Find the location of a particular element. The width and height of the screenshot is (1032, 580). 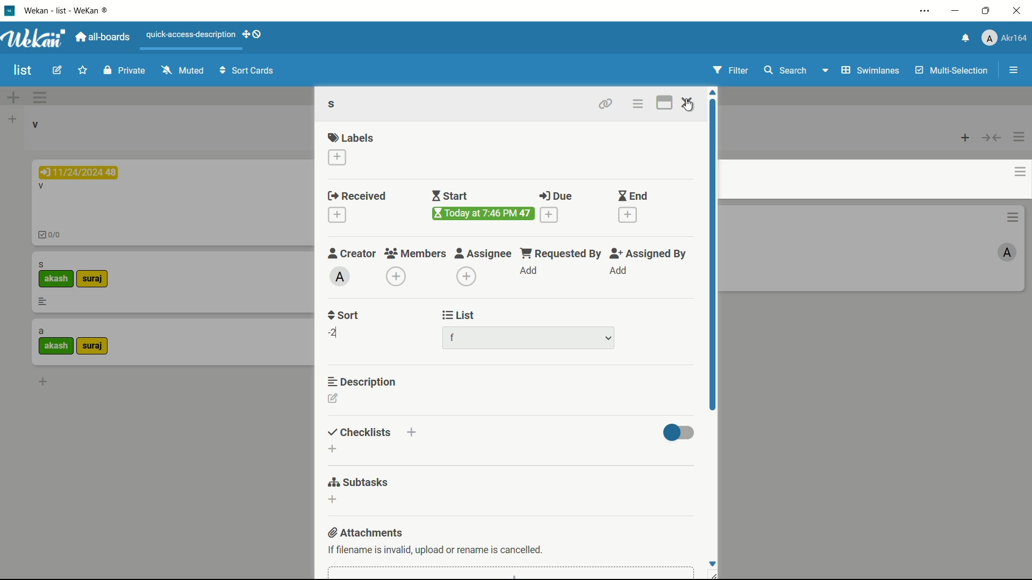

private is located at coordinates (126, 70).